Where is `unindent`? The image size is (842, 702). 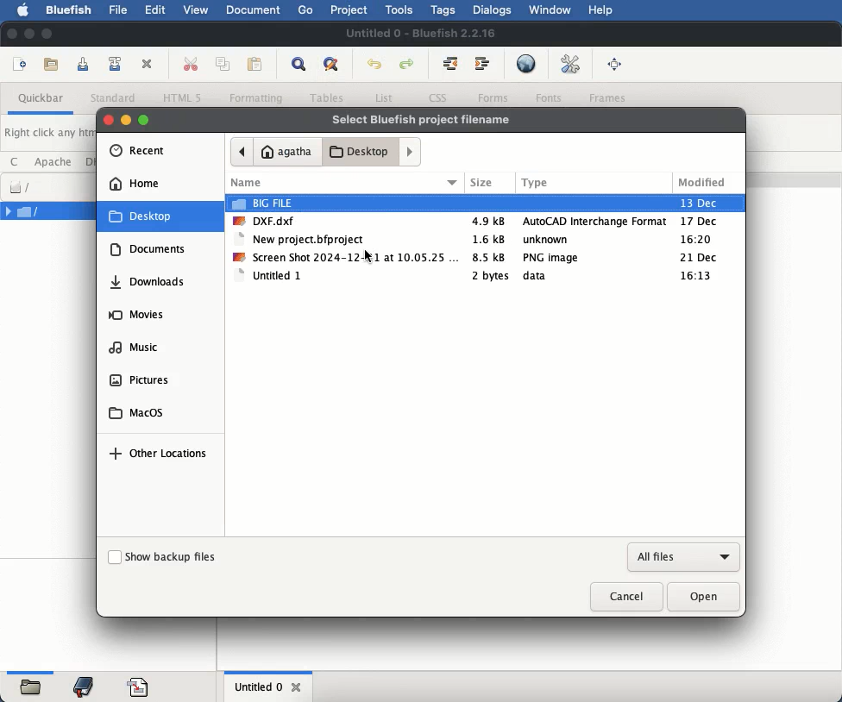
unindent is located at coordinates (451, 63).